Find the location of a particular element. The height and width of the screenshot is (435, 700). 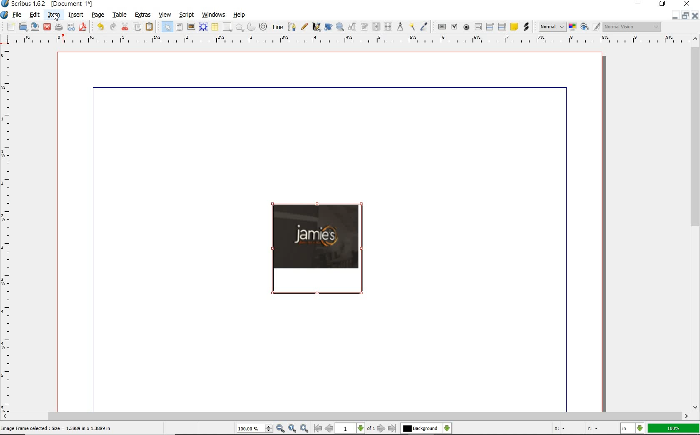

close is located at coordinates (47, 27).